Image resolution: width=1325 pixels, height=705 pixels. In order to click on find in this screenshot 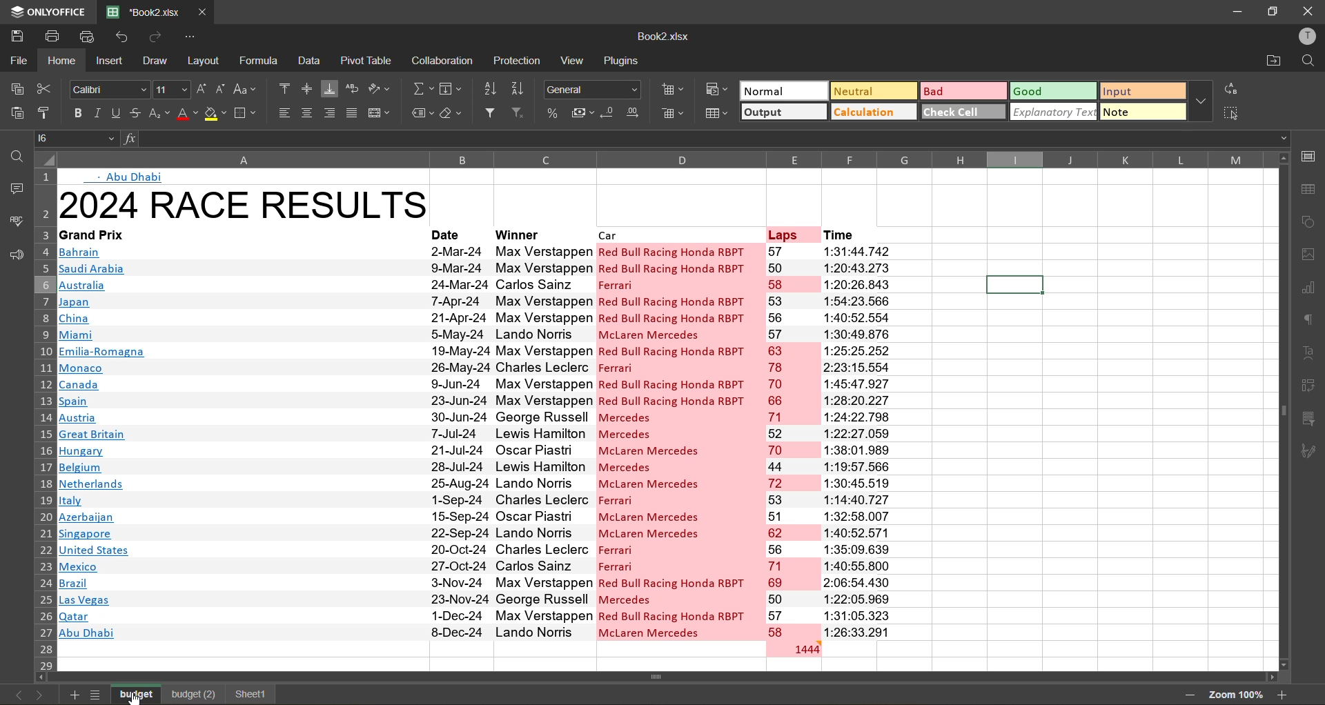, I will do `click(1308, 61)`.